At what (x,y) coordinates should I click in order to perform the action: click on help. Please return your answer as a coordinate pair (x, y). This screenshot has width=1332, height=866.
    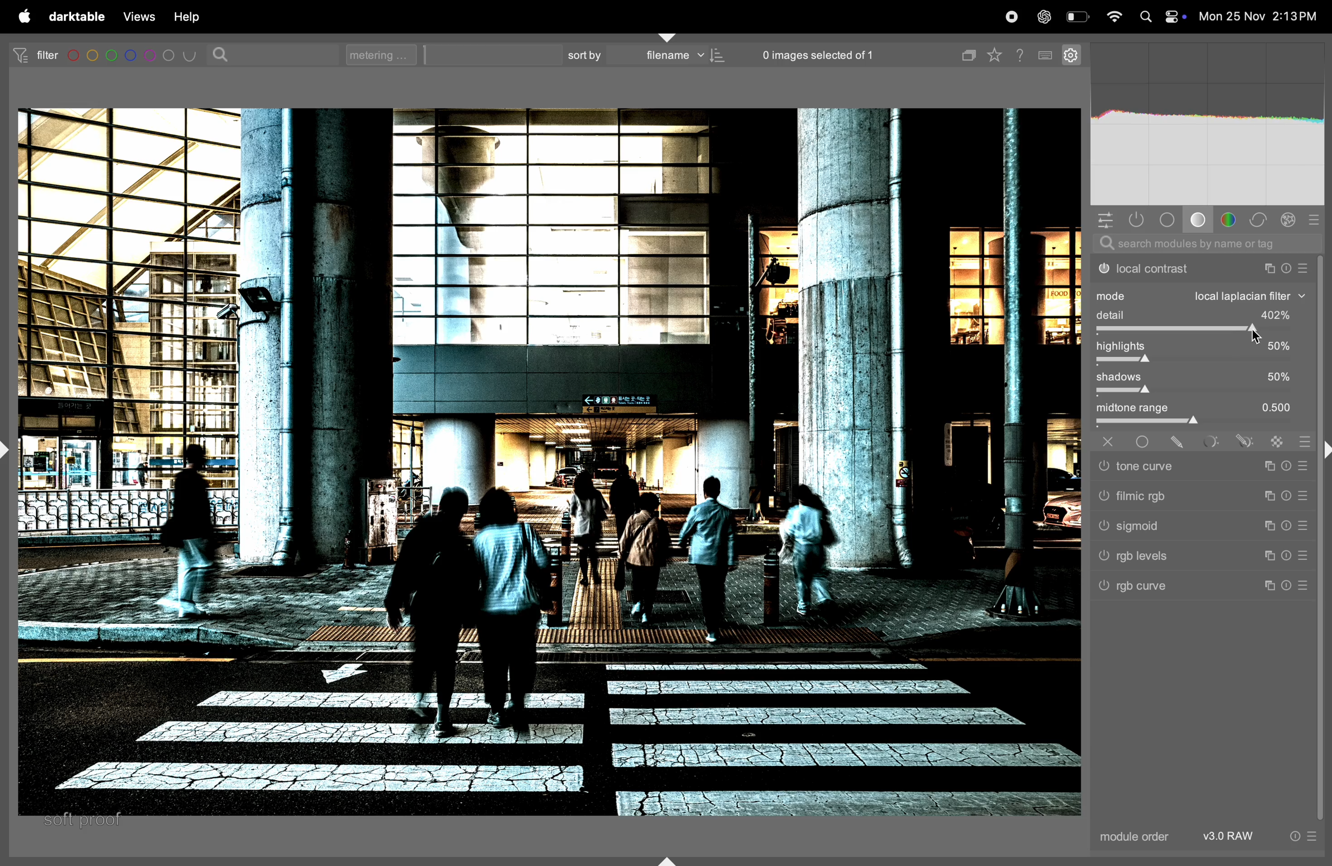
    Looking at the image, I should click on (1022, 54).